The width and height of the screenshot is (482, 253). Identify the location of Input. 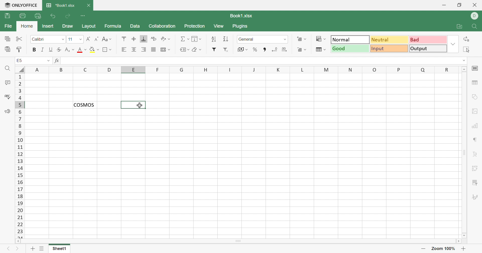
(389, 49).